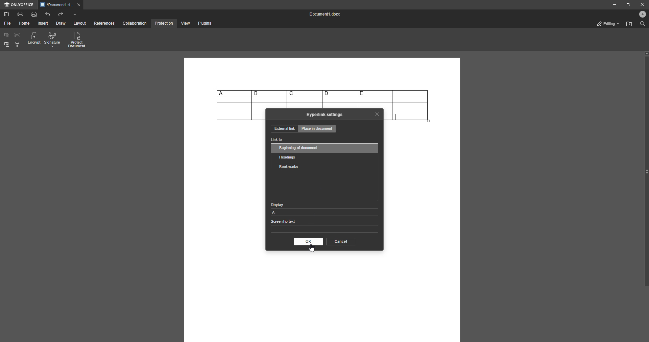 This screenshot has width=649, height=342. Describe the element at coordinates (18, 44) in the screenshot. I see `Style` at that location.